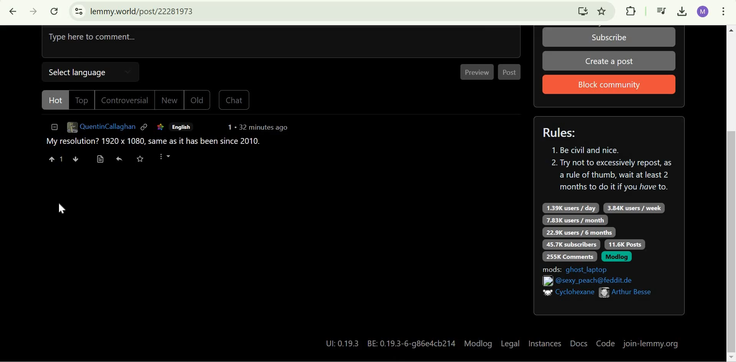  I want to click on @sexy_peach@feddit.de, so click(598, 281).